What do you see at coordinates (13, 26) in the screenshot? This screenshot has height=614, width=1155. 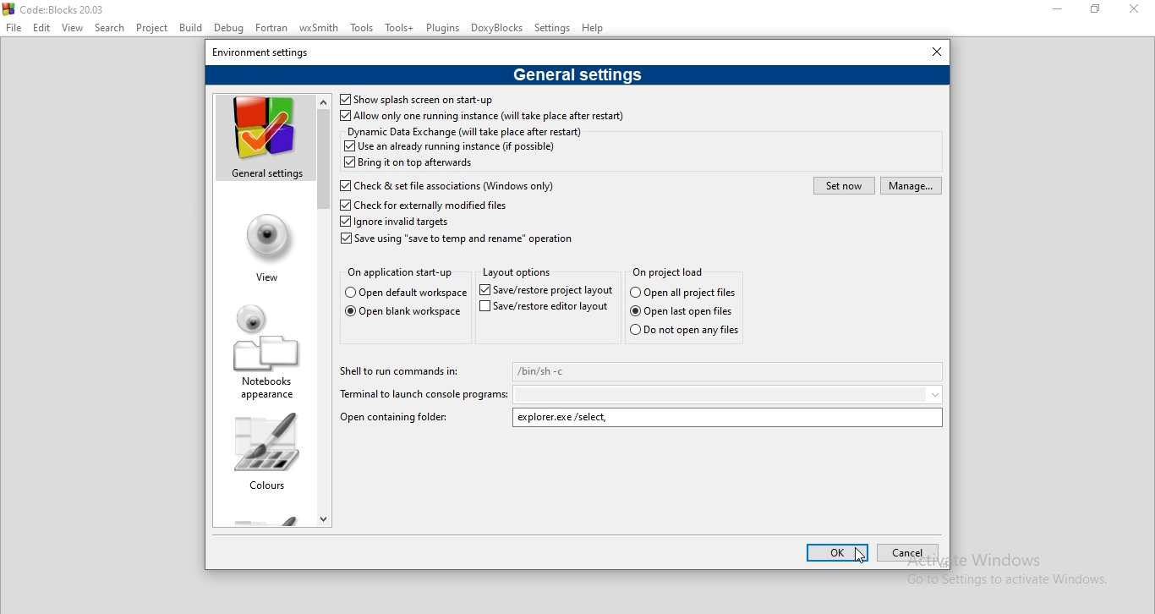 I see `file` at bounding box center [13, 26].